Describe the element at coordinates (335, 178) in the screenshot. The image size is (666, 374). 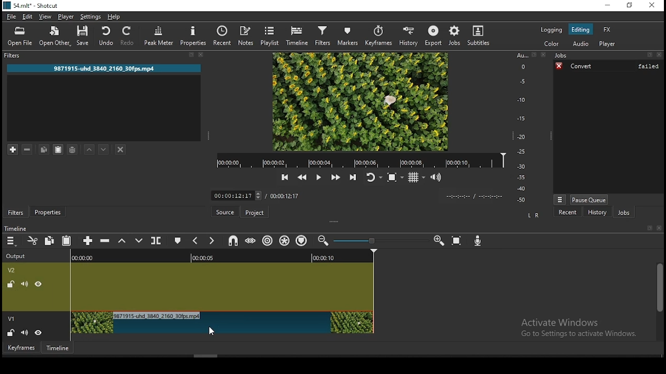
I see `play quickly forwards` at that location.